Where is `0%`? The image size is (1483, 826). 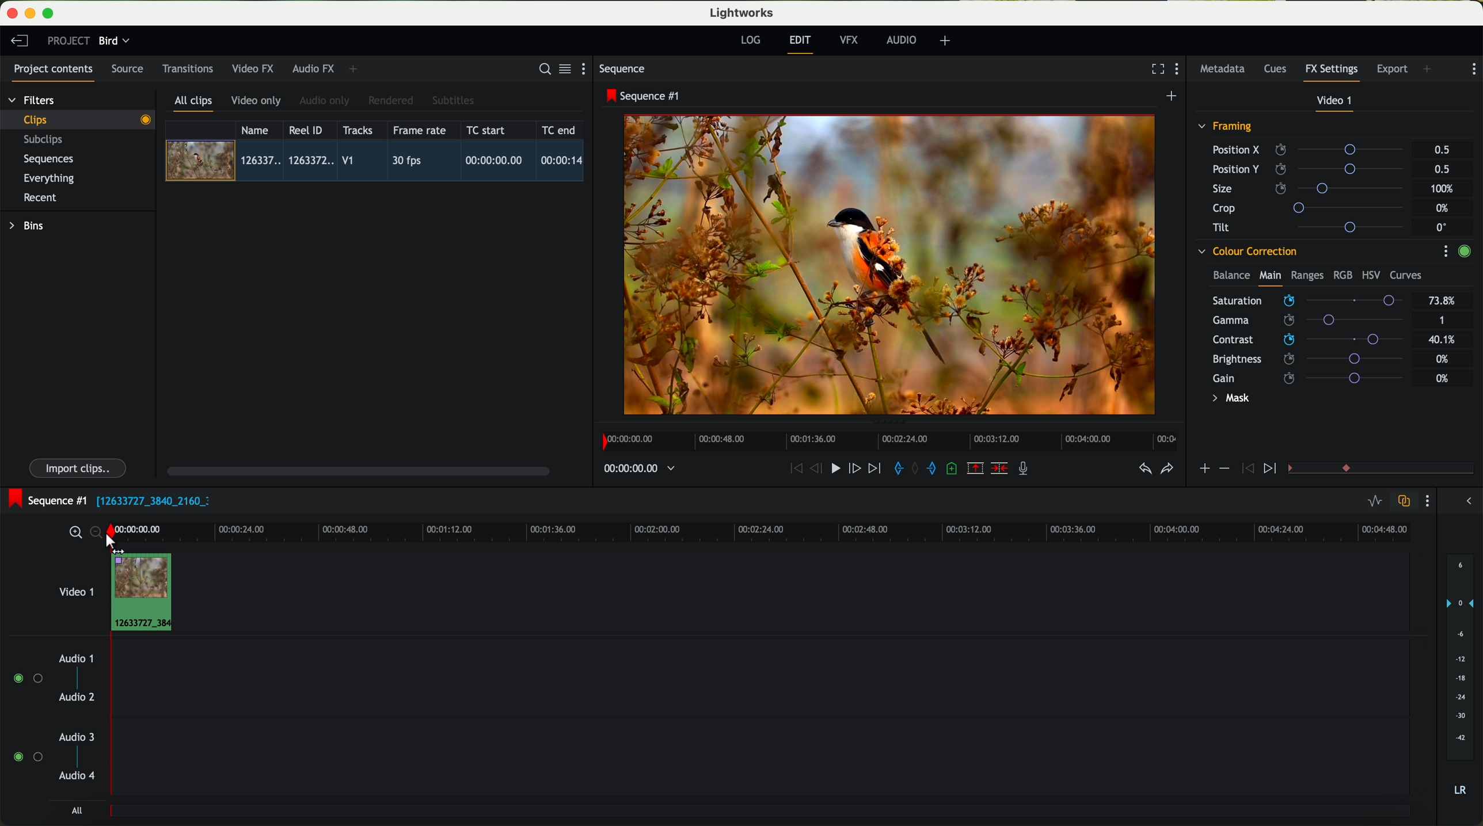
0% is located at coordinates (1443, 378).